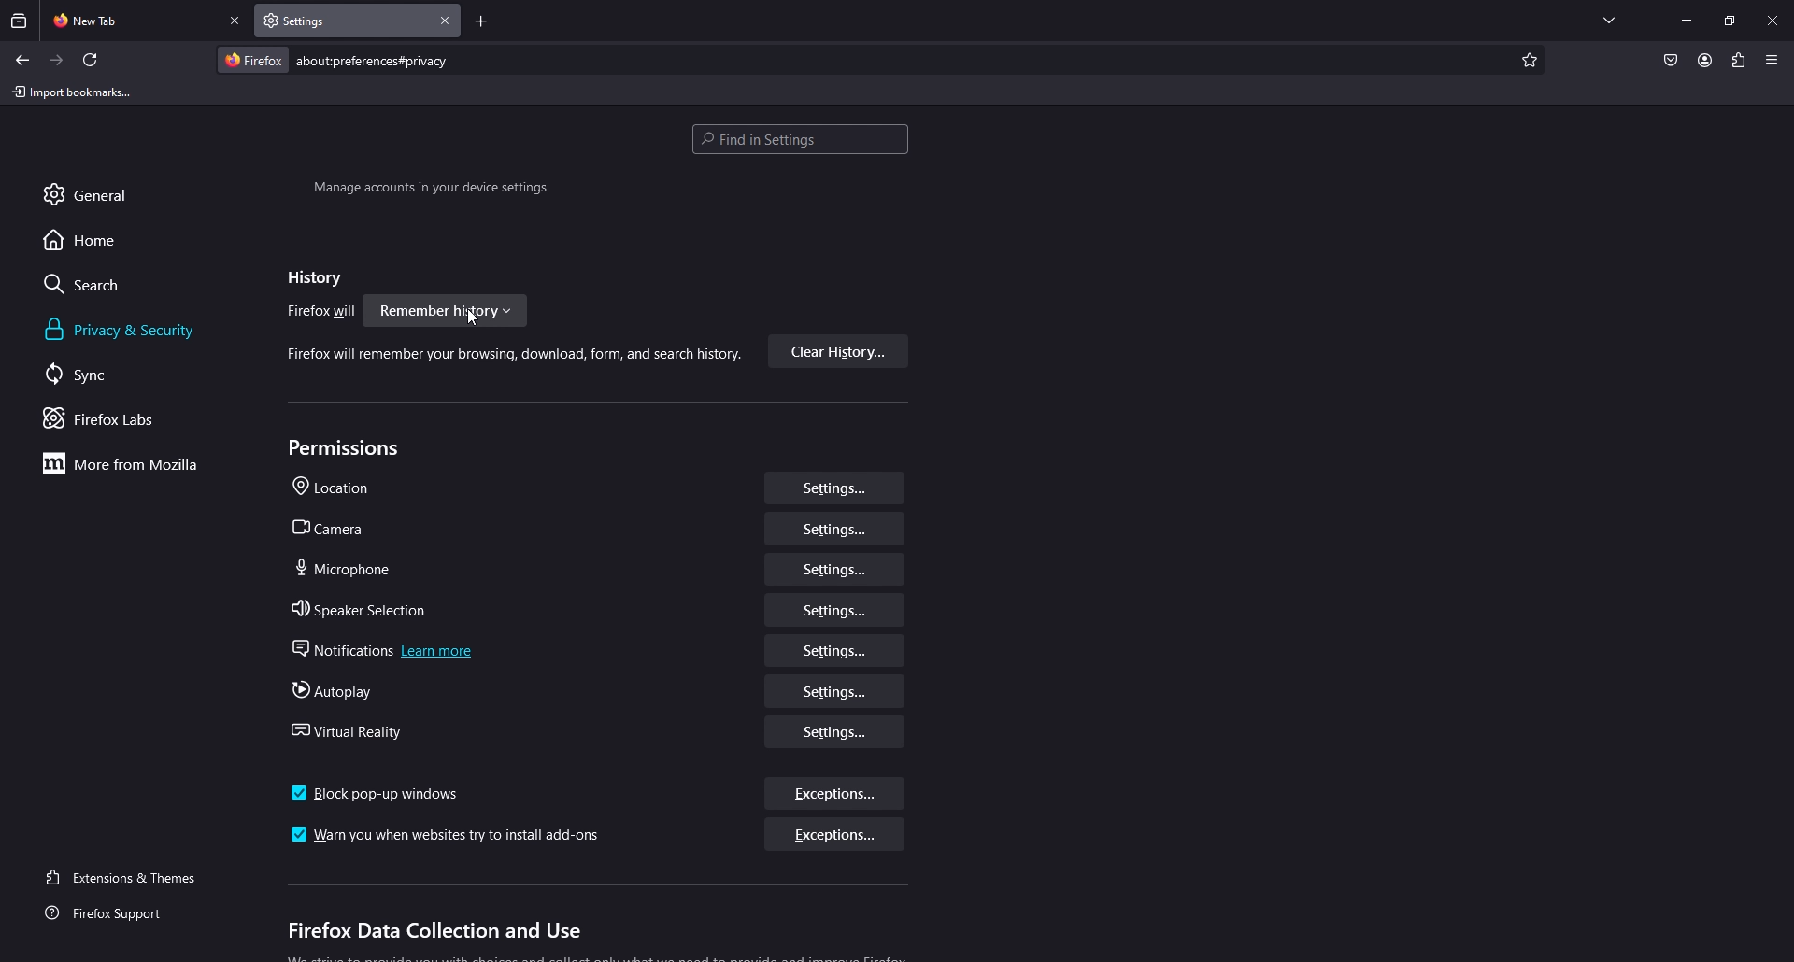 The image size is (1794, 962). I want to click on sync, so click(97, 374).